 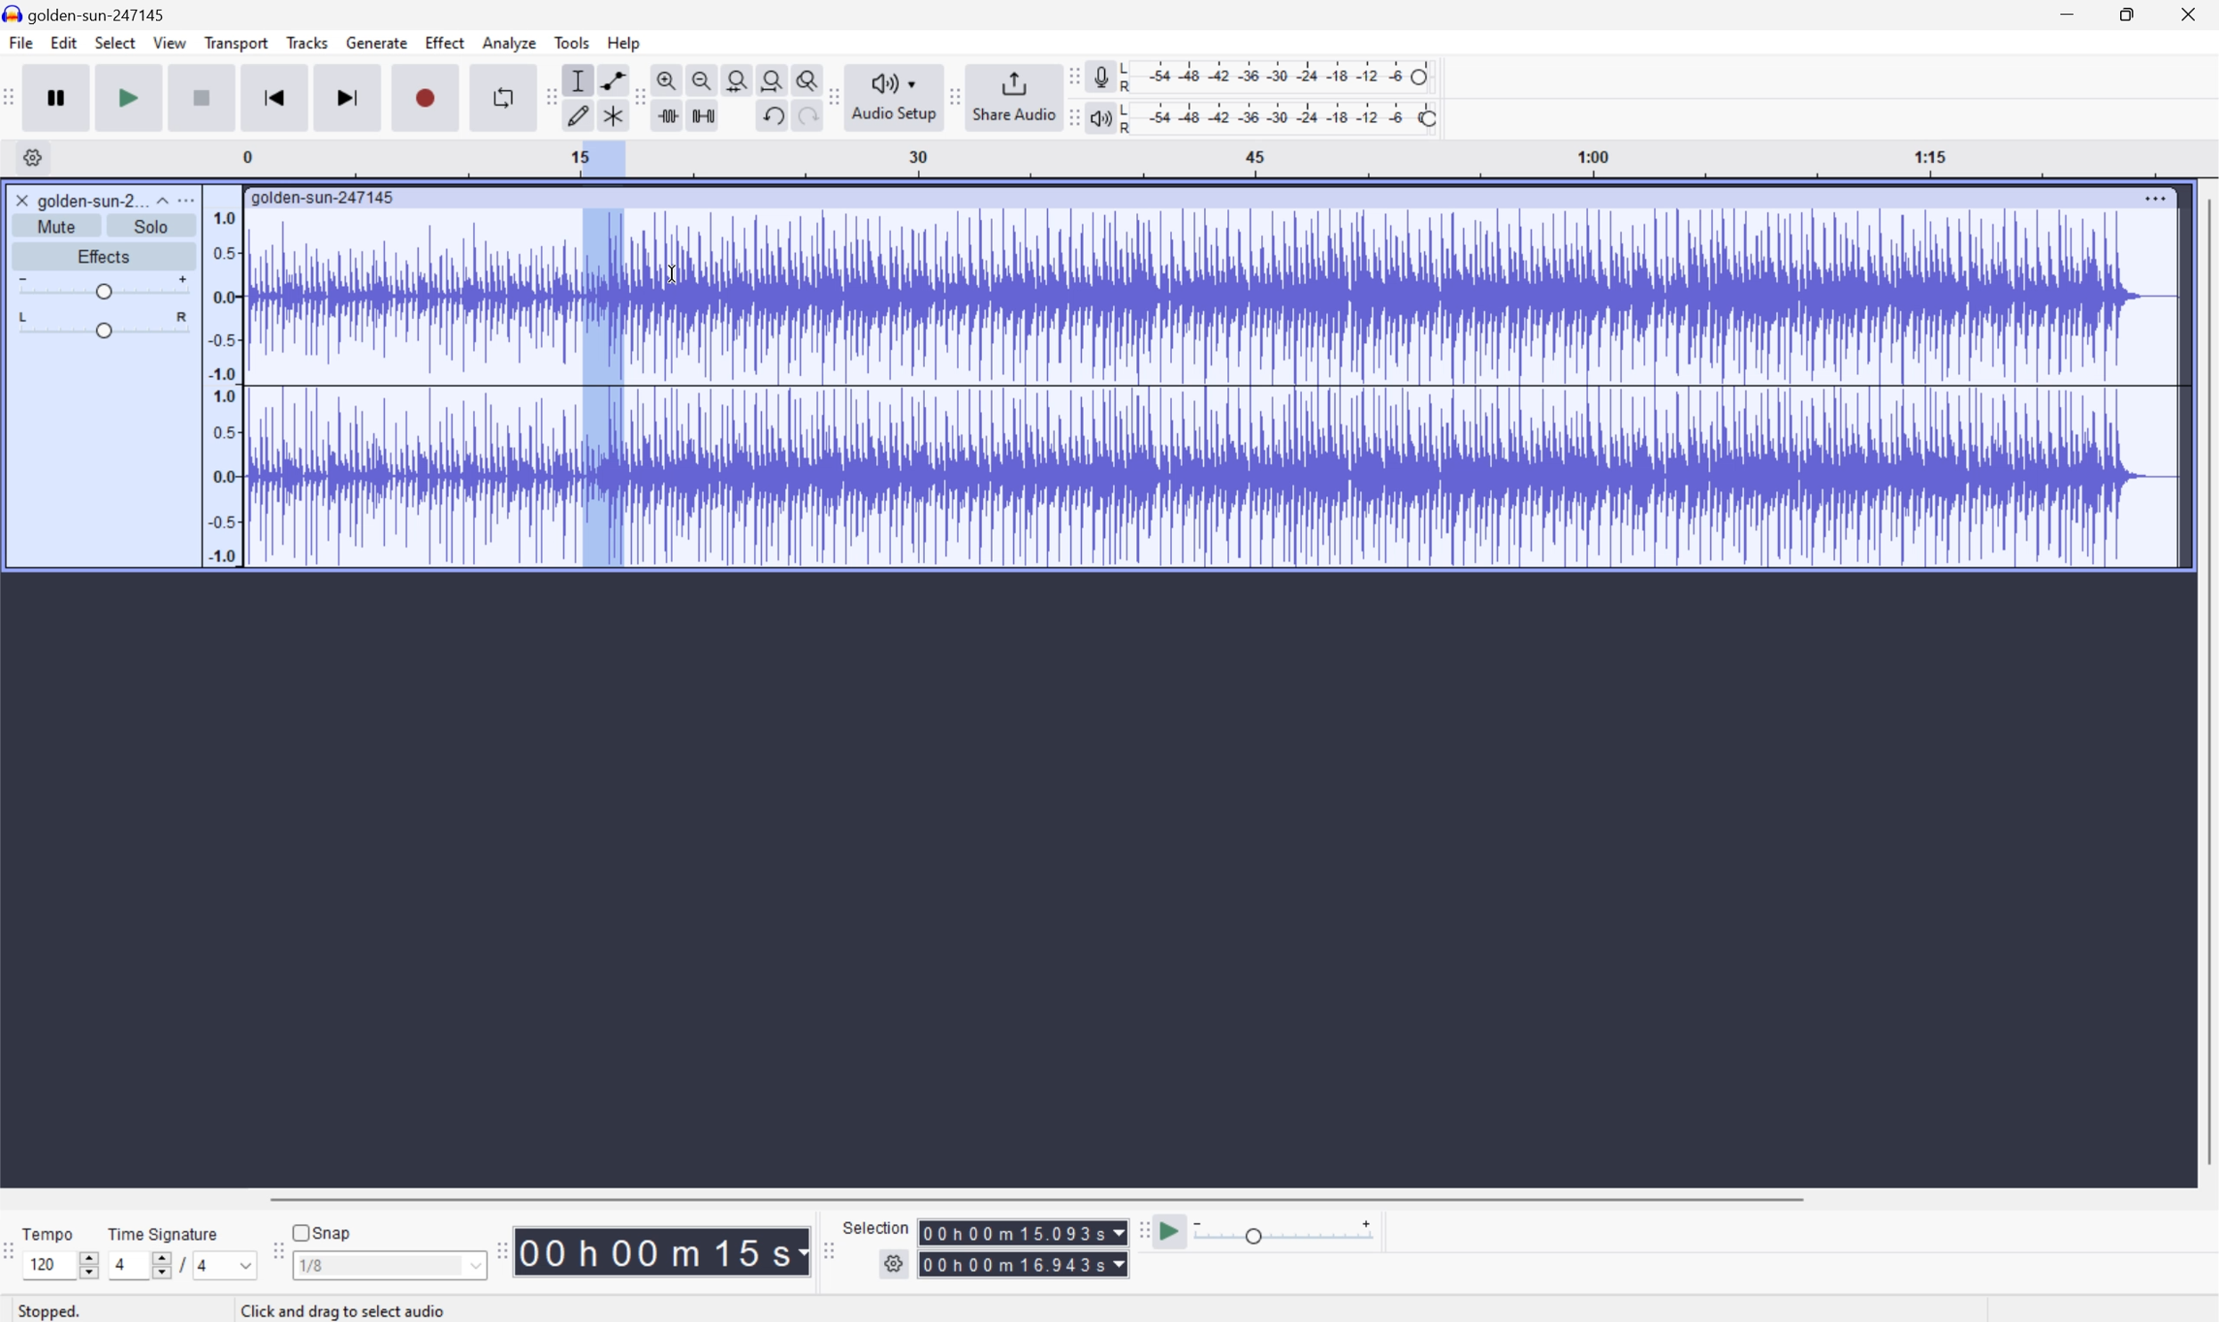 What do you see at coordinates (1097, 120) in the screenshot?
I see `Playback meter` at bounding box center [1097, 120].